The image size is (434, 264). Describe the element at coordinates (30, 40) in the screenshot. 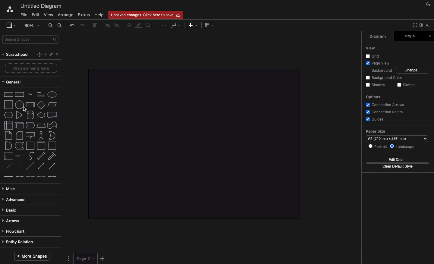

I see `Search shapes` at that location.